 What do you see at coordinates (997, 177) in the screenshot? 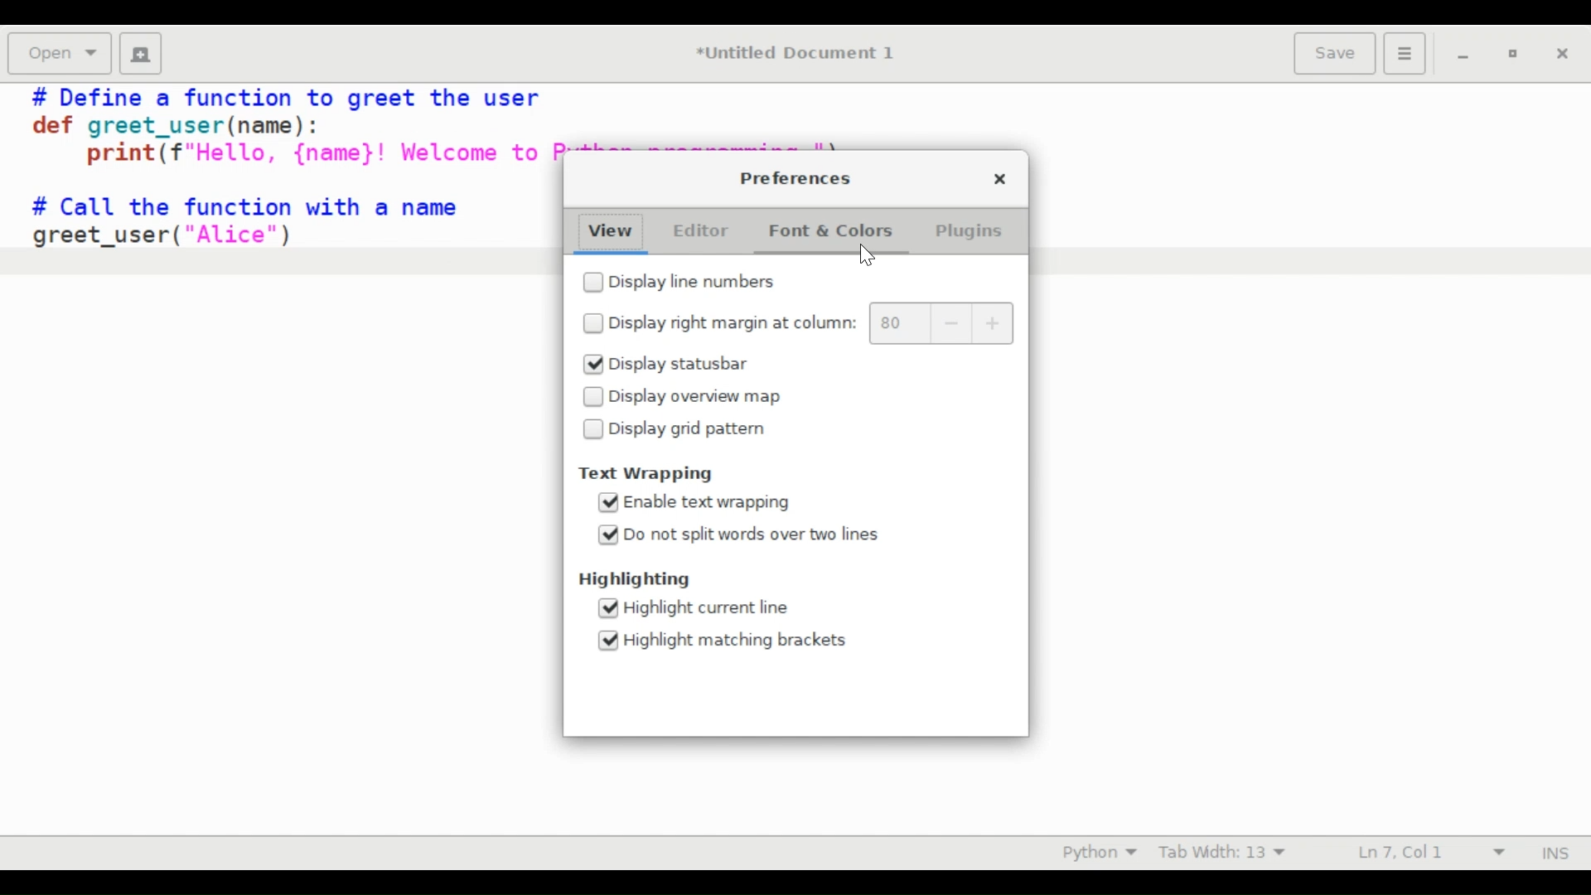
I see `Close` at bounding box center [997, 177].